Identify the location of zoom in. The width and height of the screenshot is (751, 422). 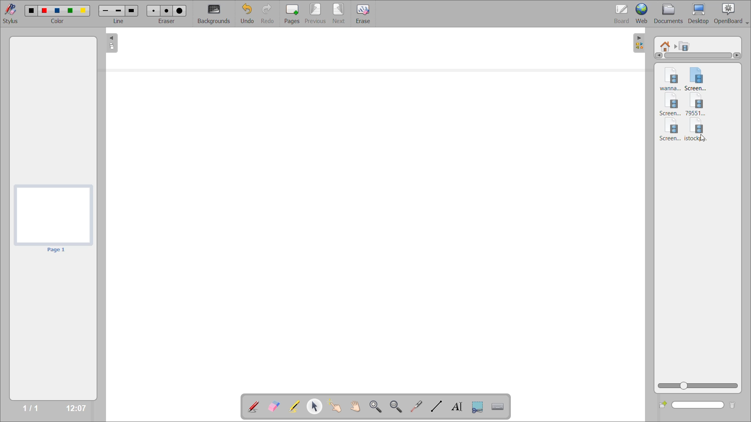
(375, 406).